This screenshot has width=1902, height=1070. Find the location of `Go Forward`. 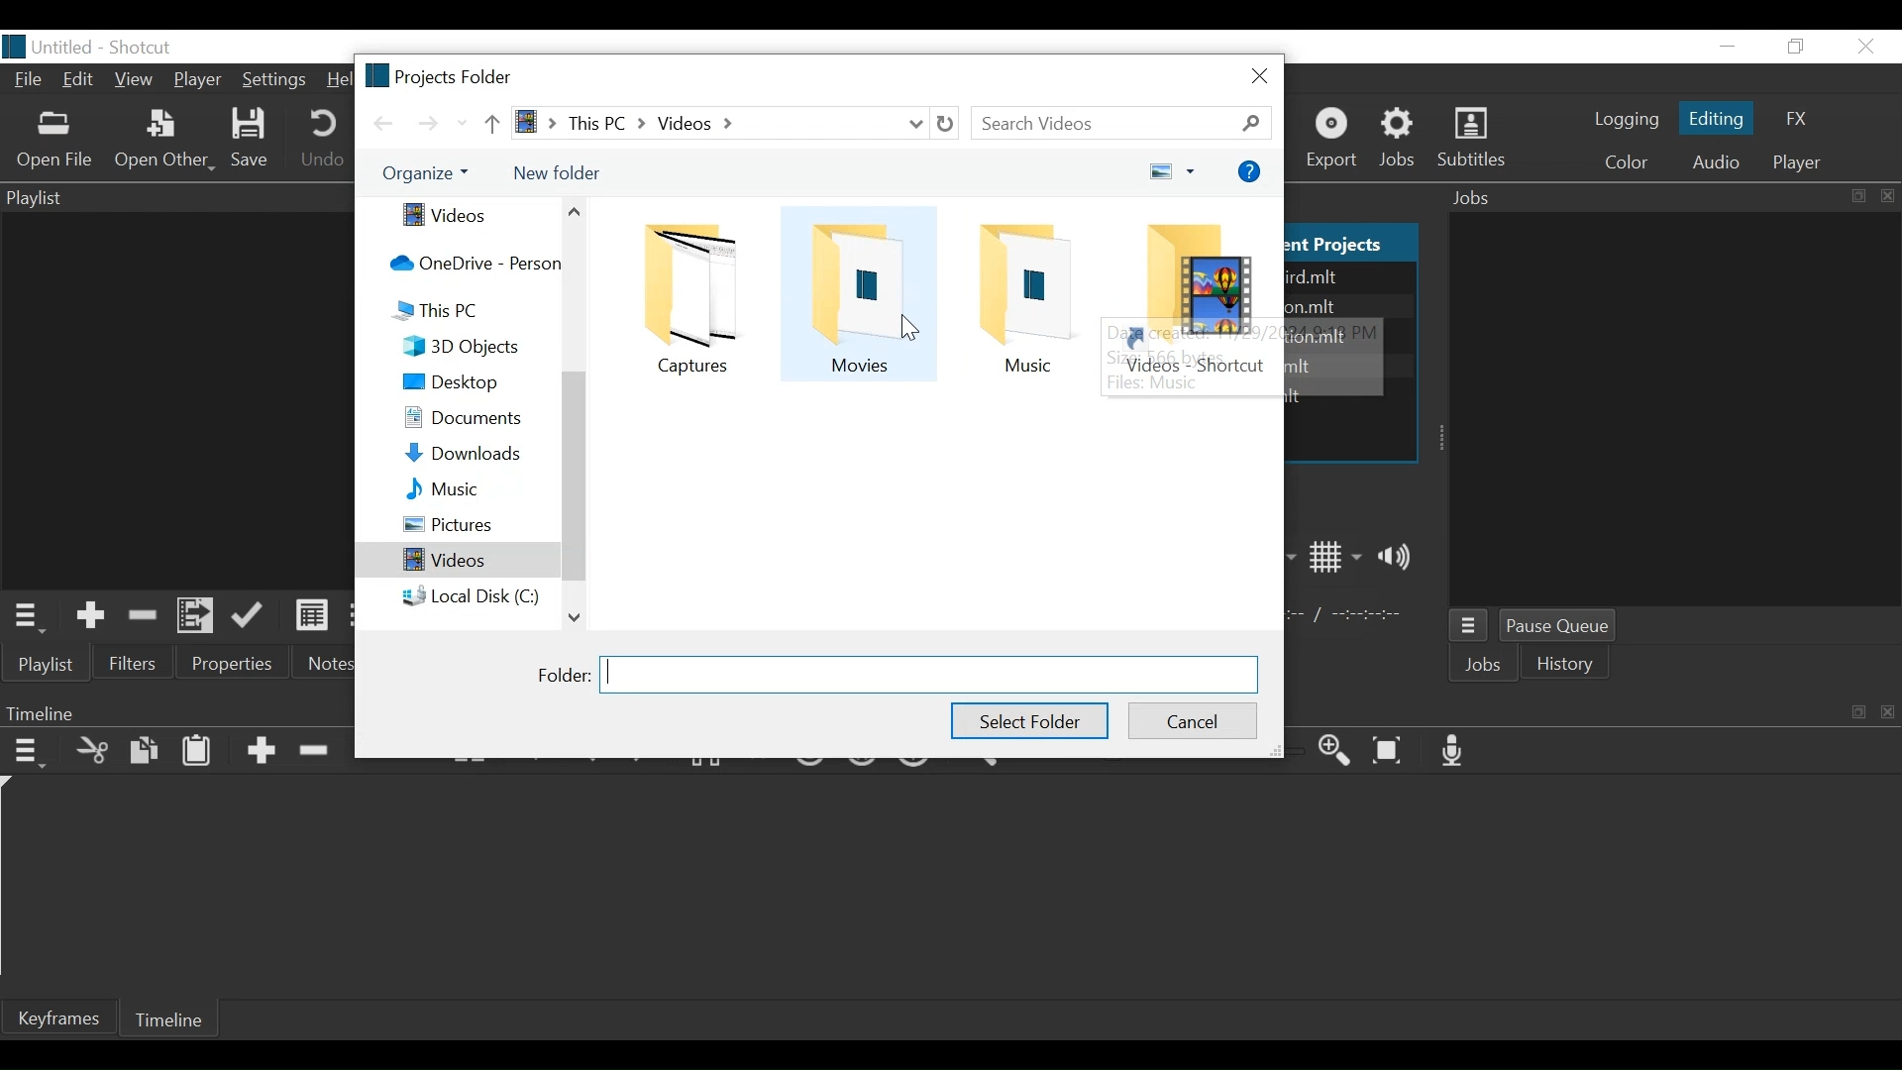

Go Forward is located at coordinates (424, 124).